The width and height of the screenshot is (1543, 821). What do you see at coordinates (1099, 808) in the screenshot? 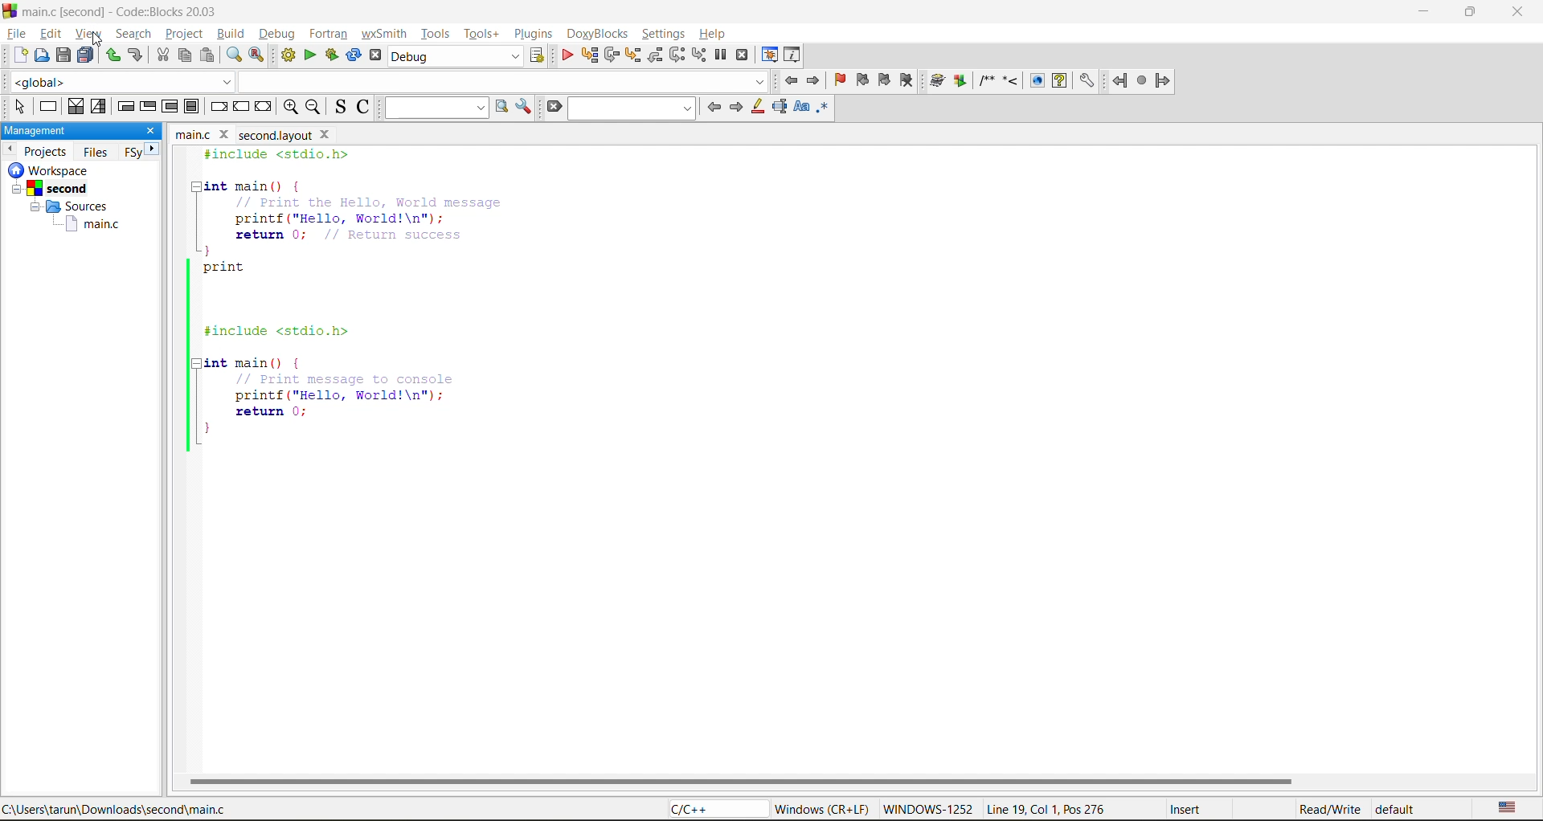
I see `metadata` at bounding box center [1099, 808].